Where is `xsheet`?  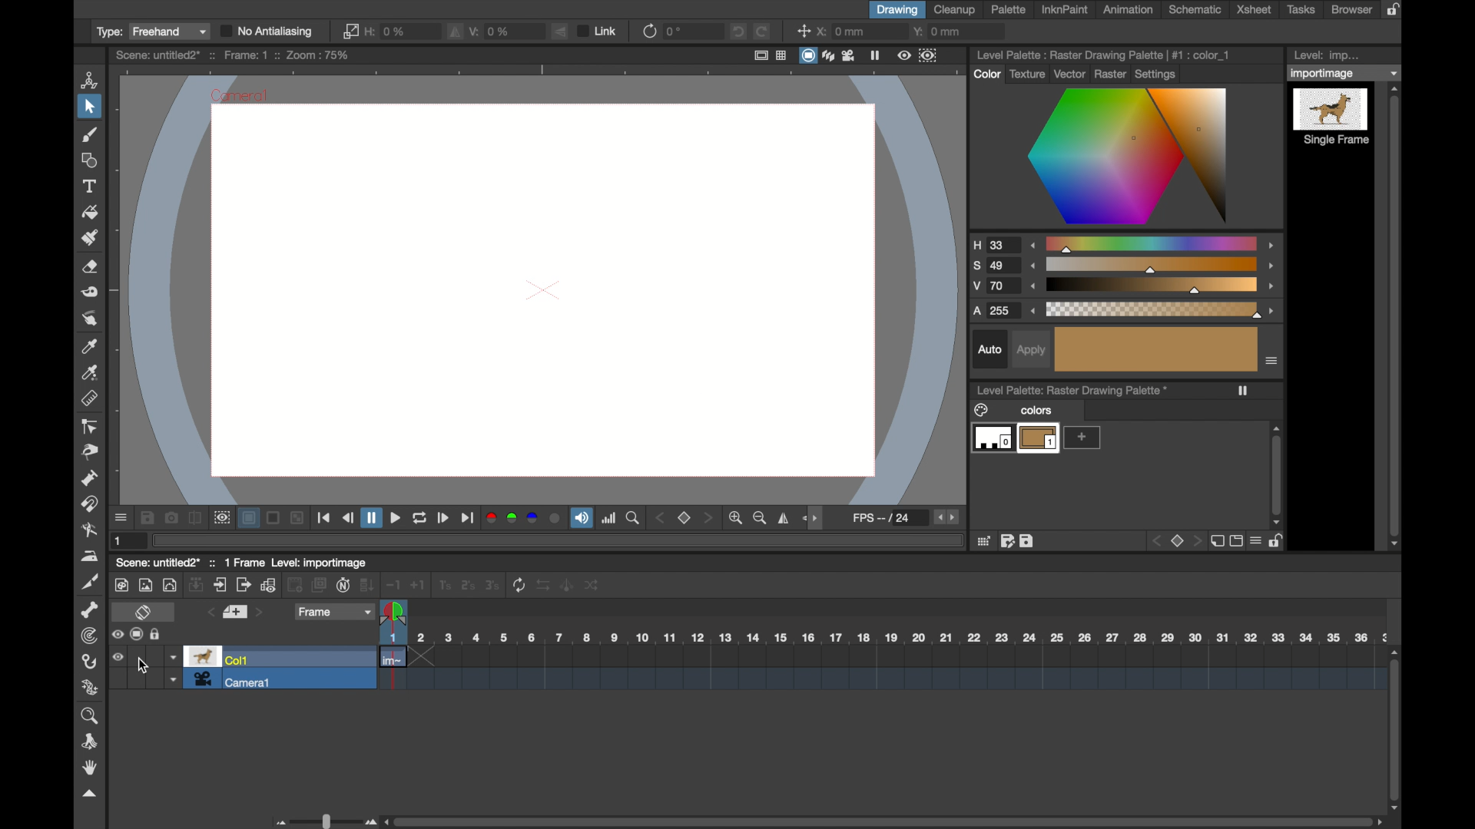
xsheet is located at coordinates (1255, 9).